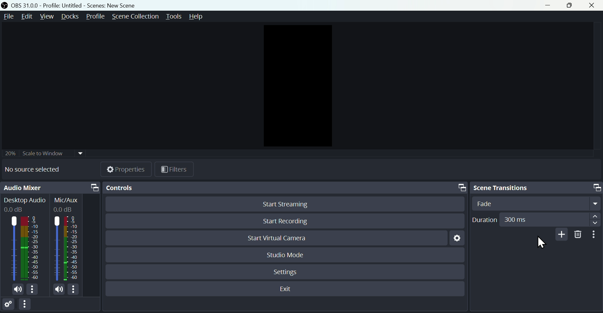 The height and width of the screenshot is (313, 603). Describe the element at coordinates (535, 188) in the screenshot. I see `Scene transitions` at that location.